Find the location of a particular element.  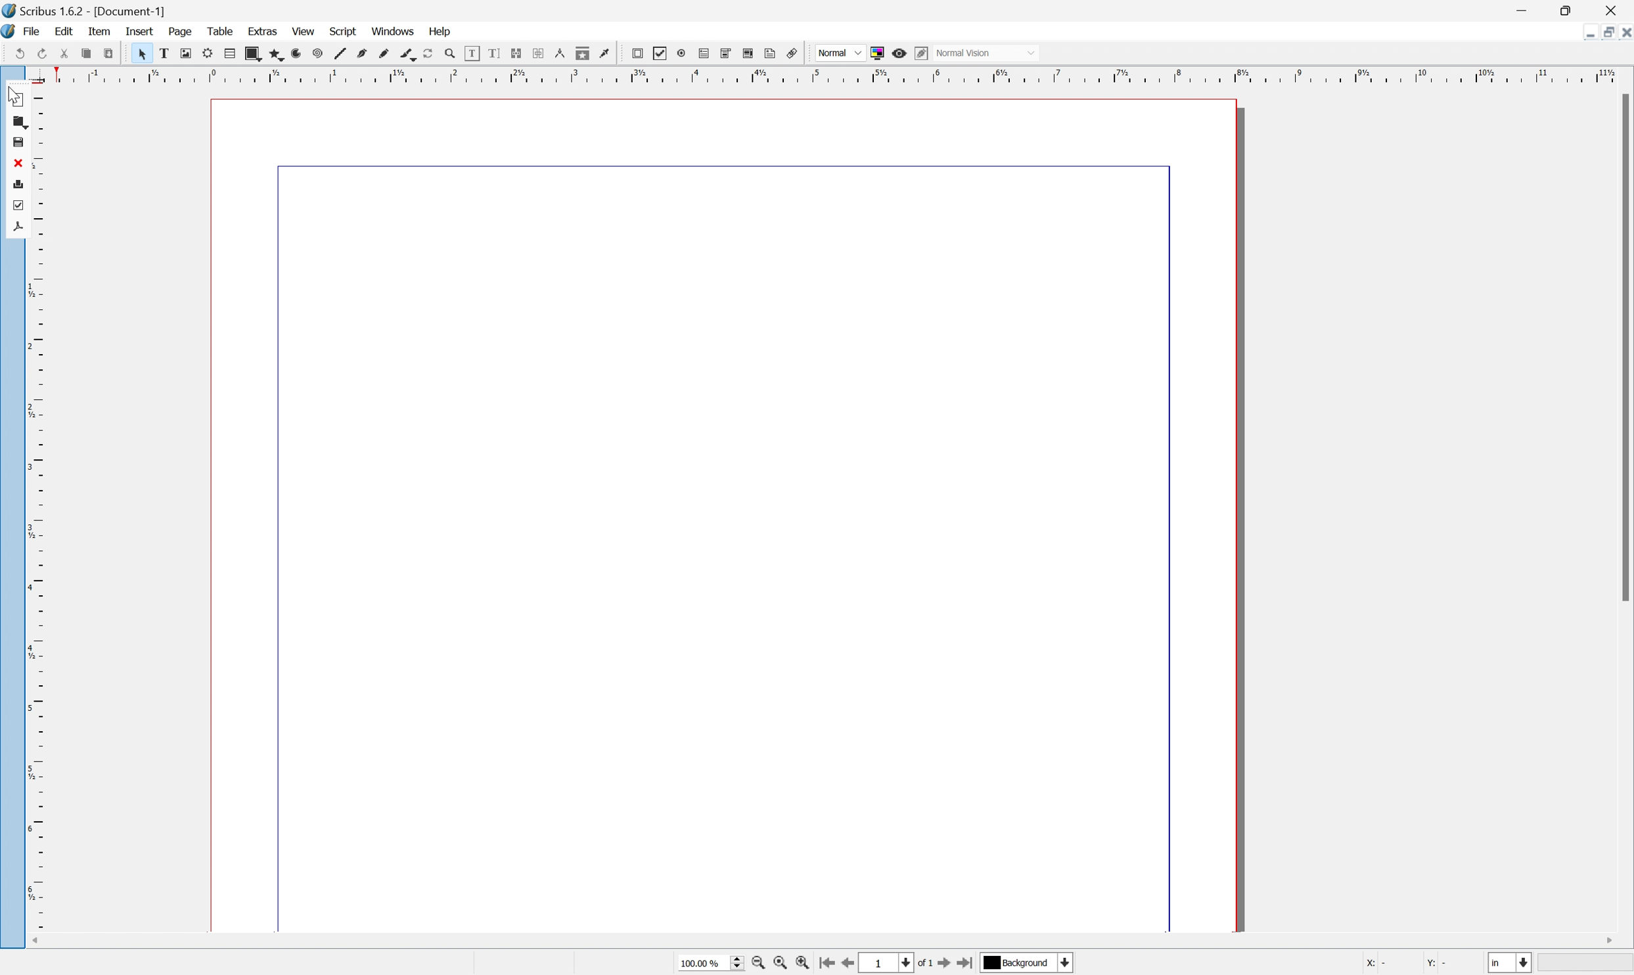

eye dropper is located at coordinates (771, 54).